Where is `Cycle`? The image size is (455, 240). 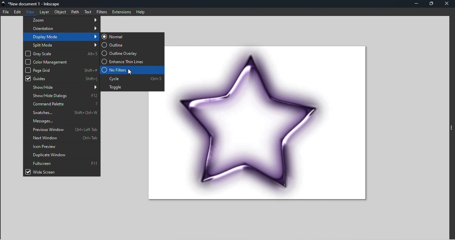 Cycle is located at coordinates (132, 78).